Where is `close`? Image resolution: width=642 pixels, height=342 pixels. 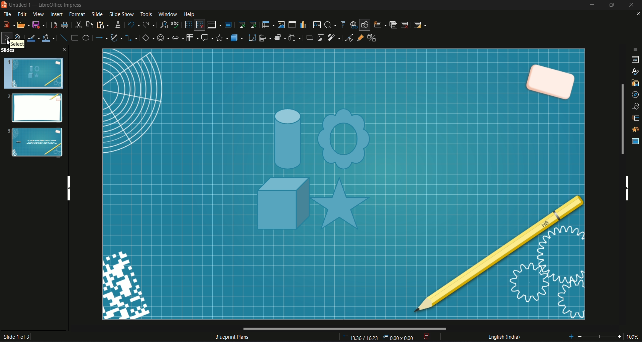
close is located at coordinates (638, 14).